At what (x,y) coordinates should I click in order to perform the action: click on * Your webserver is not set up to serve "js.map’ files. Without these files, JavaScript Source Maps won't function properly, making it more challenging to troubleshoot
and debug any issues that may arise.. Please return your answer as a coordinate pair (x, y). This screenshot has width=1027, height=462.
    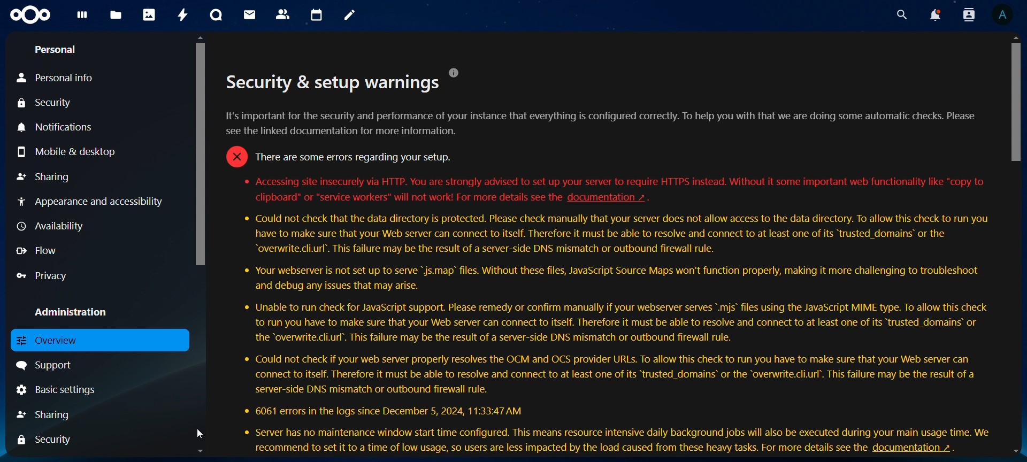
    Looking at the image, I should click on (614, 279).